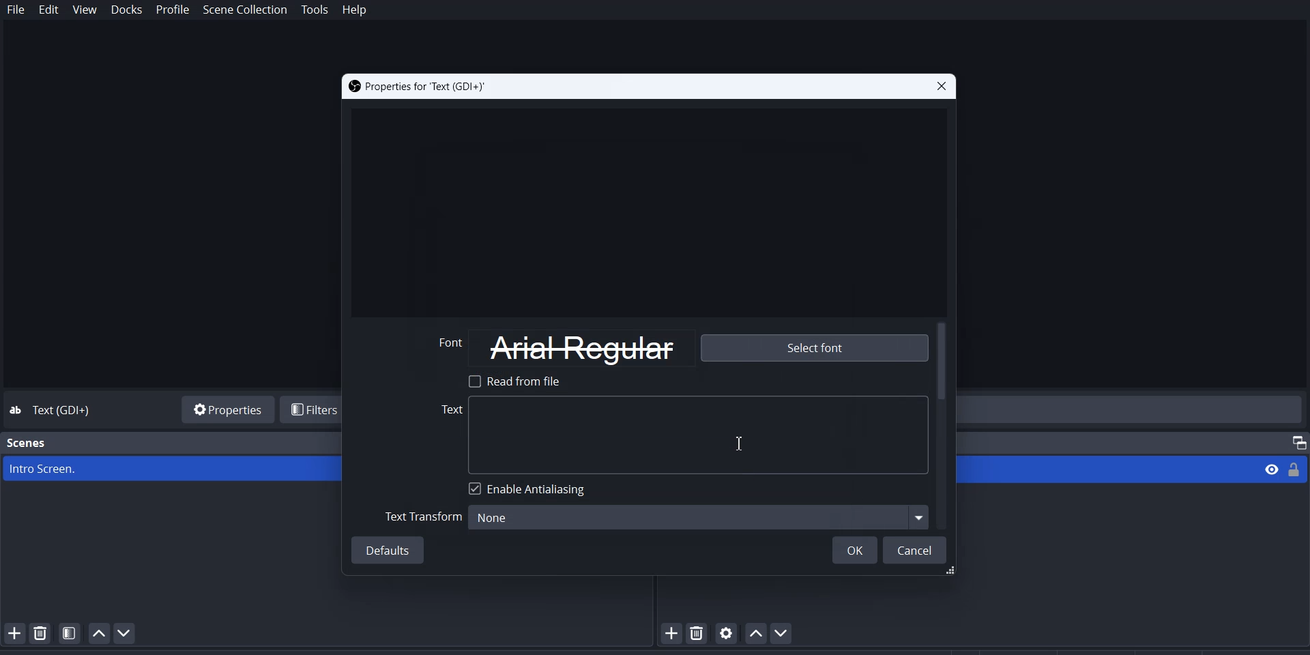  What do you see at coordinates (173, 10) in the screenshot?
I see `Profile` at bounding box center [173, 10].